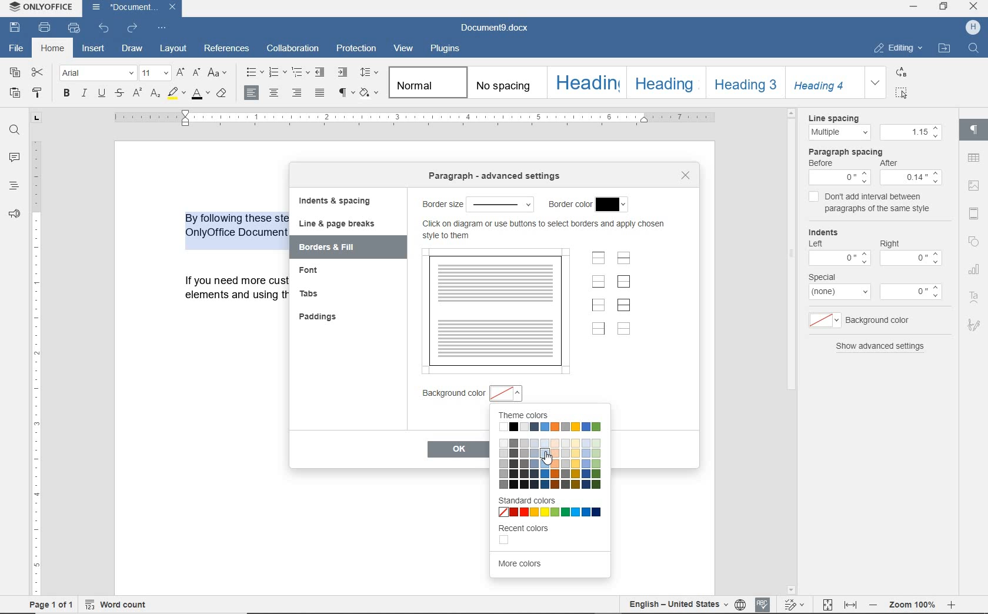 The image size is (988, 614). I want to click on border color, so click(569, 205).